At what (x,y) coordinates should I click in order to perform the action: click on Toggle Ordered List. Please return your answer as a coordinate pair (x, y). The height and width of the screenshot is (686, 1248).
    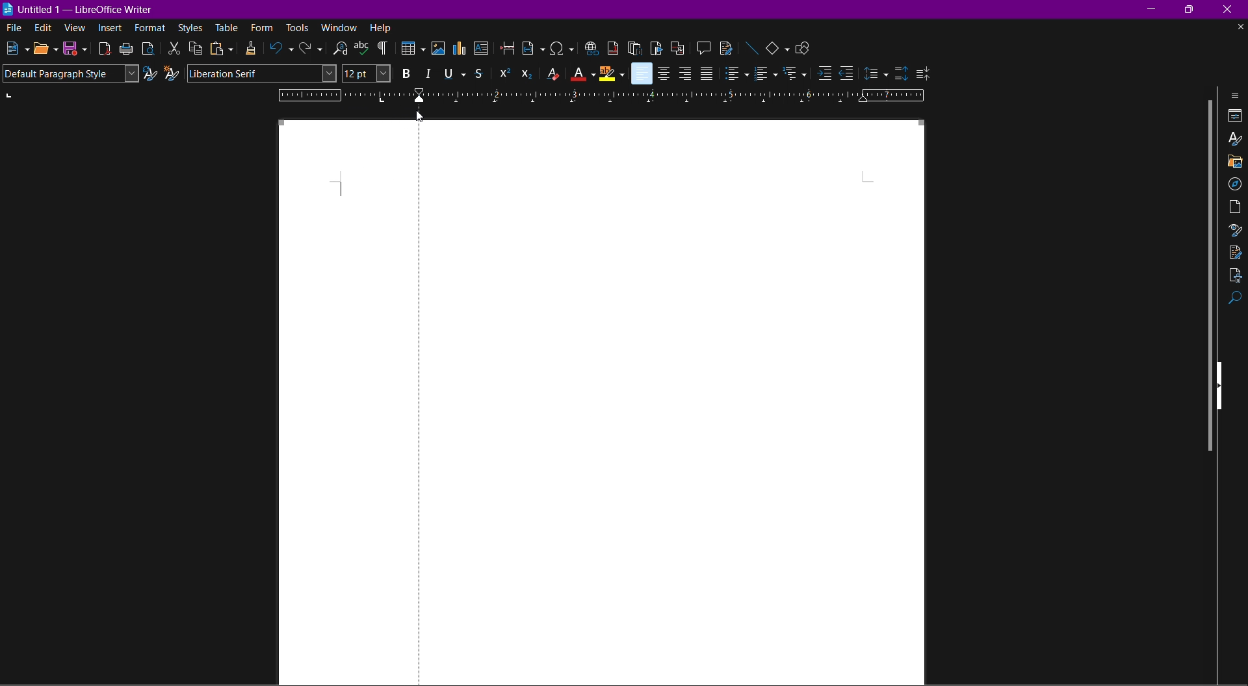
    Looking at the image, I should click on (765, 74).